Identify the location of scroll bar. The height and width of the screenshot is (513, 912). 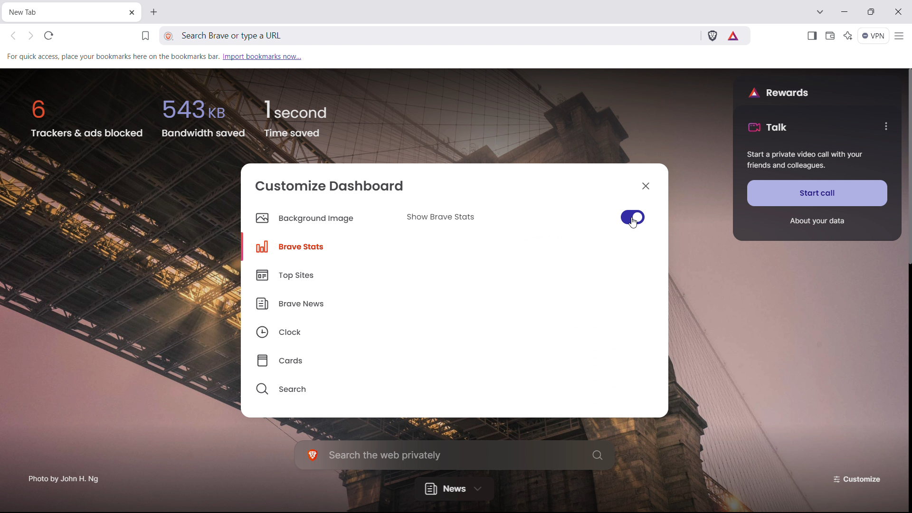
(906, 387).